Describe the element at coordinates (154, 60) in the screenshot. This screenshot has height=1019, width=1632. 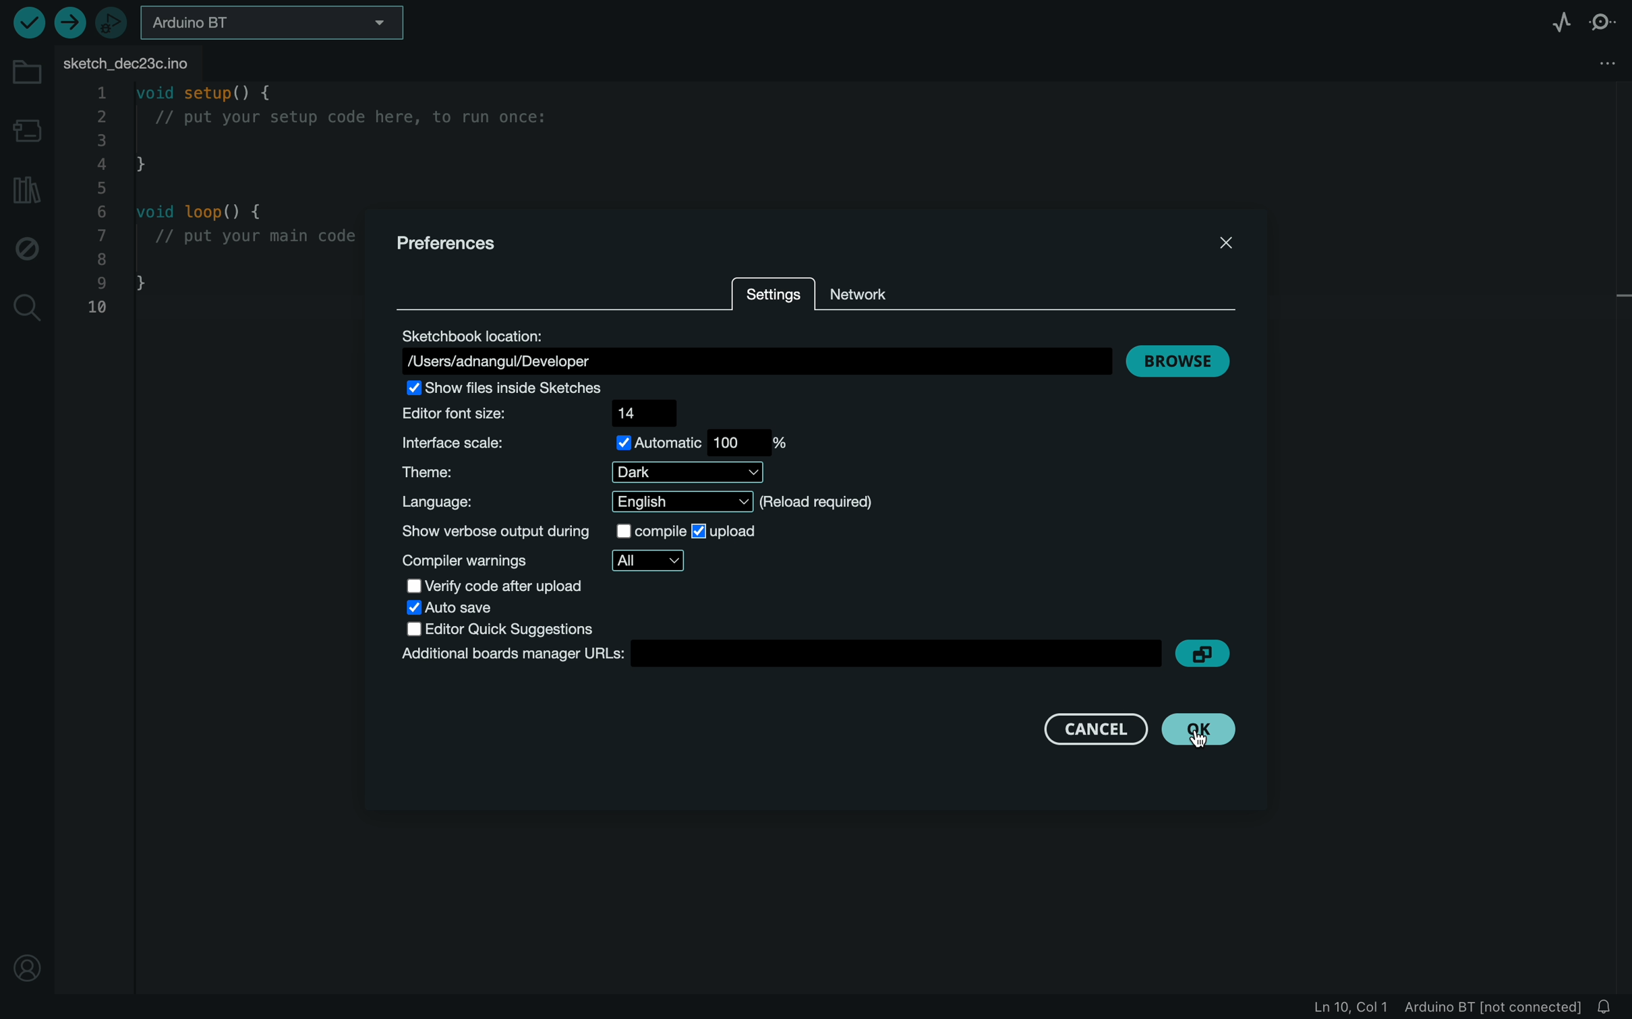
I see `file tab` at that location.